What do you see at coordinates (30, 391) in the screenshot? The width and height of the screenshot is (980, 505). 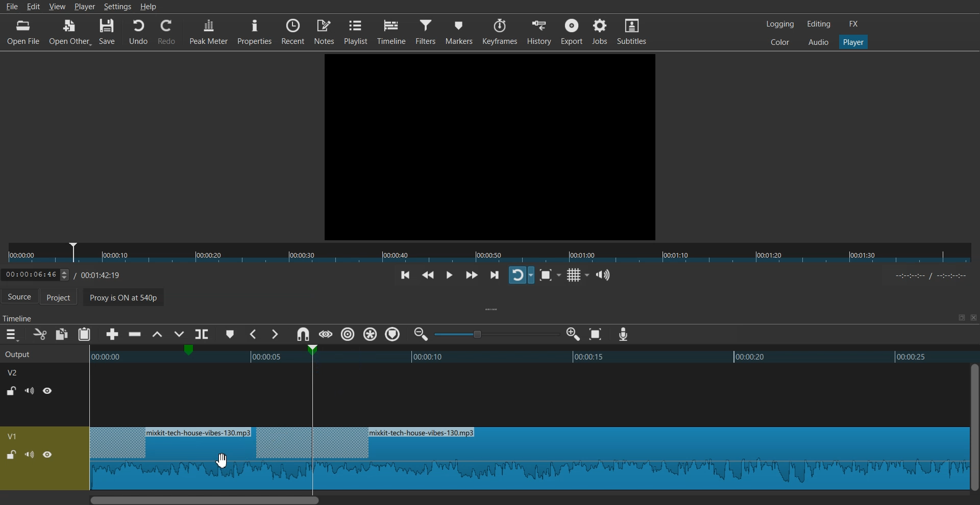 I see `Mute` at bounding box center [30, 391].